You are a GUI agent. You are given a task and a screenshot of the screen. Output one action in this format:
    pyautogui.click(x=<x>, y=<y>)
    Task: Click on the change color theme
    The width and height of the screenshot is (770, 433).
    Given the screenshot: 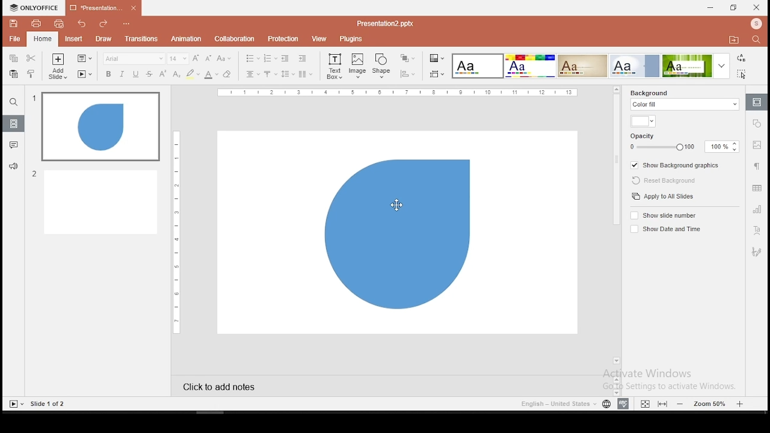 What is the action you would take?
    pyautogui.click(x=436, y=59)
    